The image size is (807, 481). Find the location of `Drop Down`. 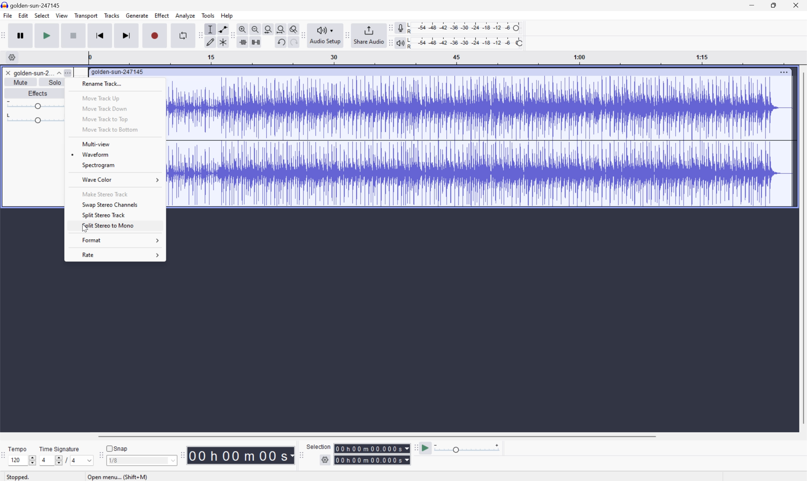

Drop Down is located at coordinates (89, 460).